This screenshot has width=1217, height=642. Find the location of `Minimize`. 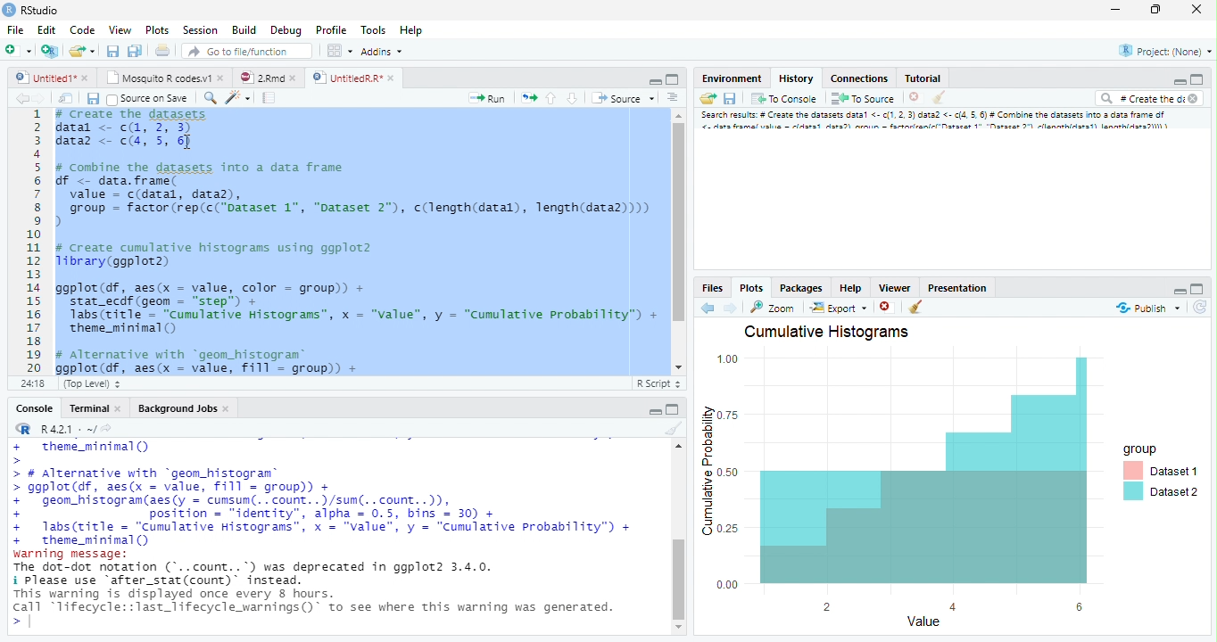

Minimize is located at coordinates (654, 411).